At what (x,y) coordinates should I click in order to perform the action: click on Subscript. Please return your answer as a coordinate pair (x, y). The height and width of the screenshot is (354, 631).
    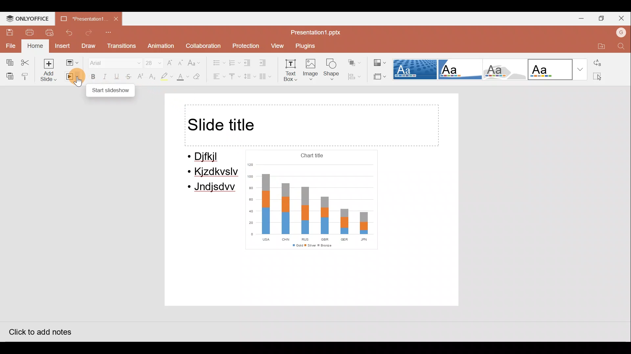
    Looking at the image, I should click on (151, 77).